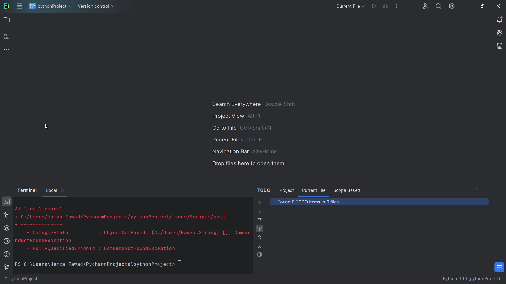 This screenshot has width=506, height=284. Describe the element at coordinates (132, 237) in the screenshot. I see `At line:1 char:1 C:/Users/Hanza Fawad/PycharnProjects/python Project/.venv/Scripts/acti... + CategoryInfo NotFoundException : ObjectNotFound: (C:/Users/Hanza:String) [], Conna + FullyQualifiedErrorId: CommandNotFoundException PSC:\Users\Hamza Fawad\PycharmProjects\python Project>` at that location.